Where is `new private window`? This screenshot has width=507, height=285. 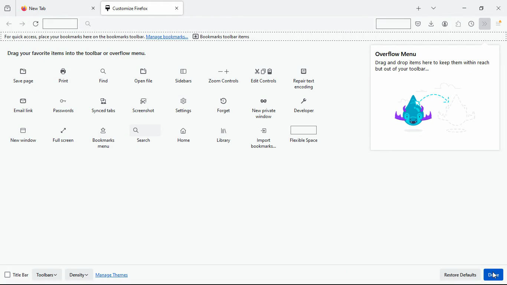 new private window is located at coordinates (307, 108).